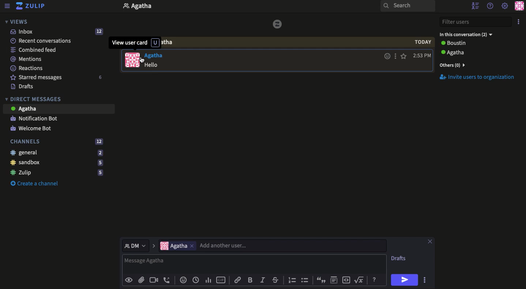  Describe the element at coordinates (28, 59) in the screenshot. I see `Mentions` at that location.